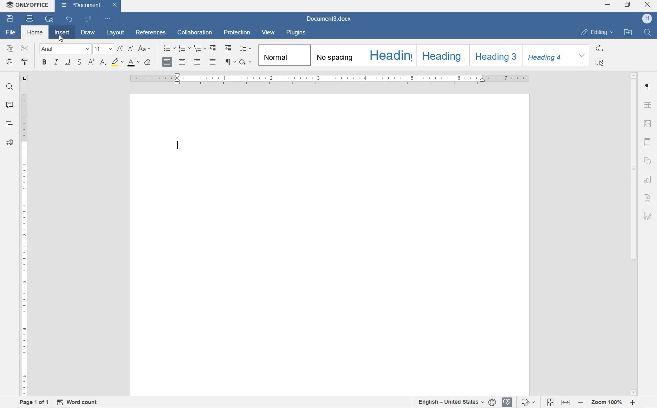 The height and width of the screenshot is (408, 657). I want to click on Document3.docx, so click(89, 5).